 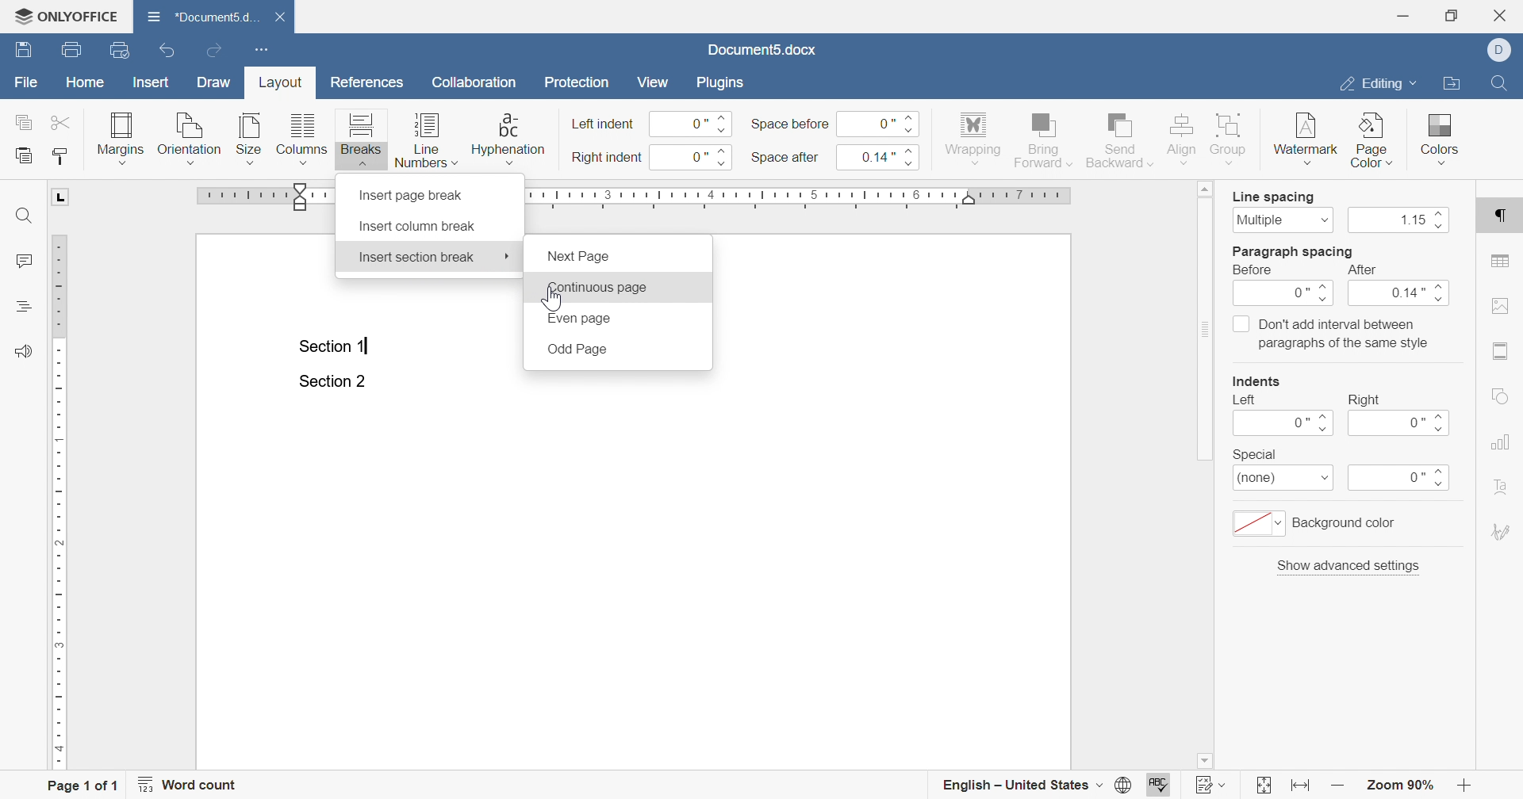 What do you see at coordinates (508, 137) in the screenshot?
I see `hyphenation` at bounding box center [508, 137].